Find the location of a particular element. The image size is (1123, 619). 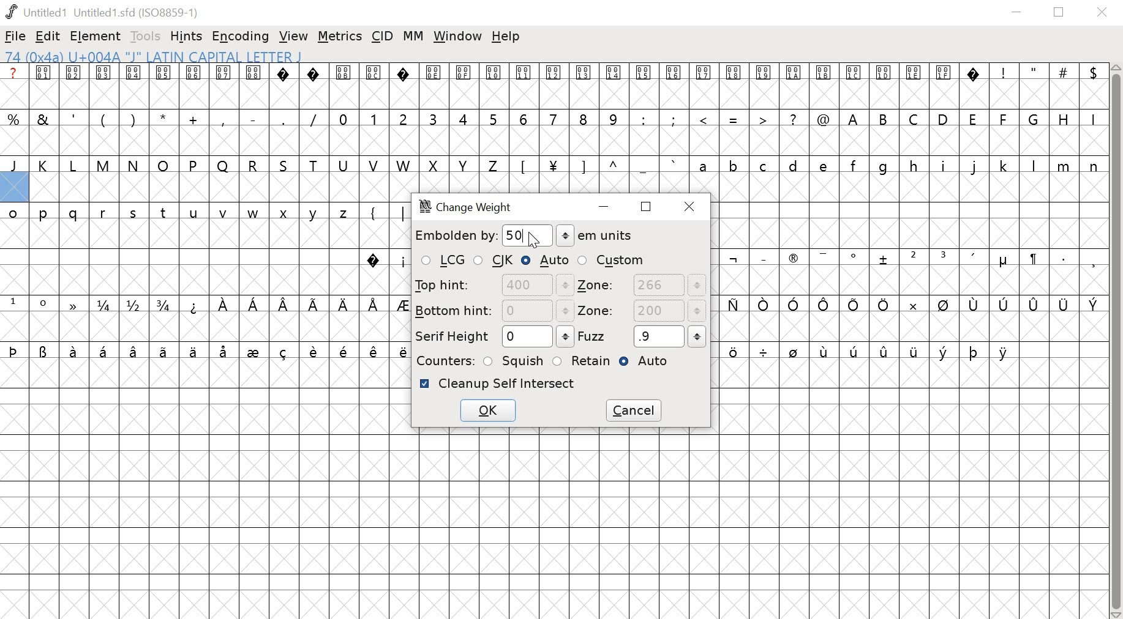

Untitled1 (Untitled1.sfd(ISO8859-1) is located at coordinates (105, 12).